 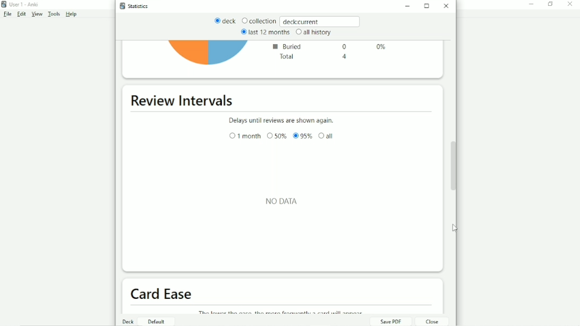 What do you see at coordinates (321, 21) in the screenshot?
I see `deck:current` at bounding box center [321, 21].